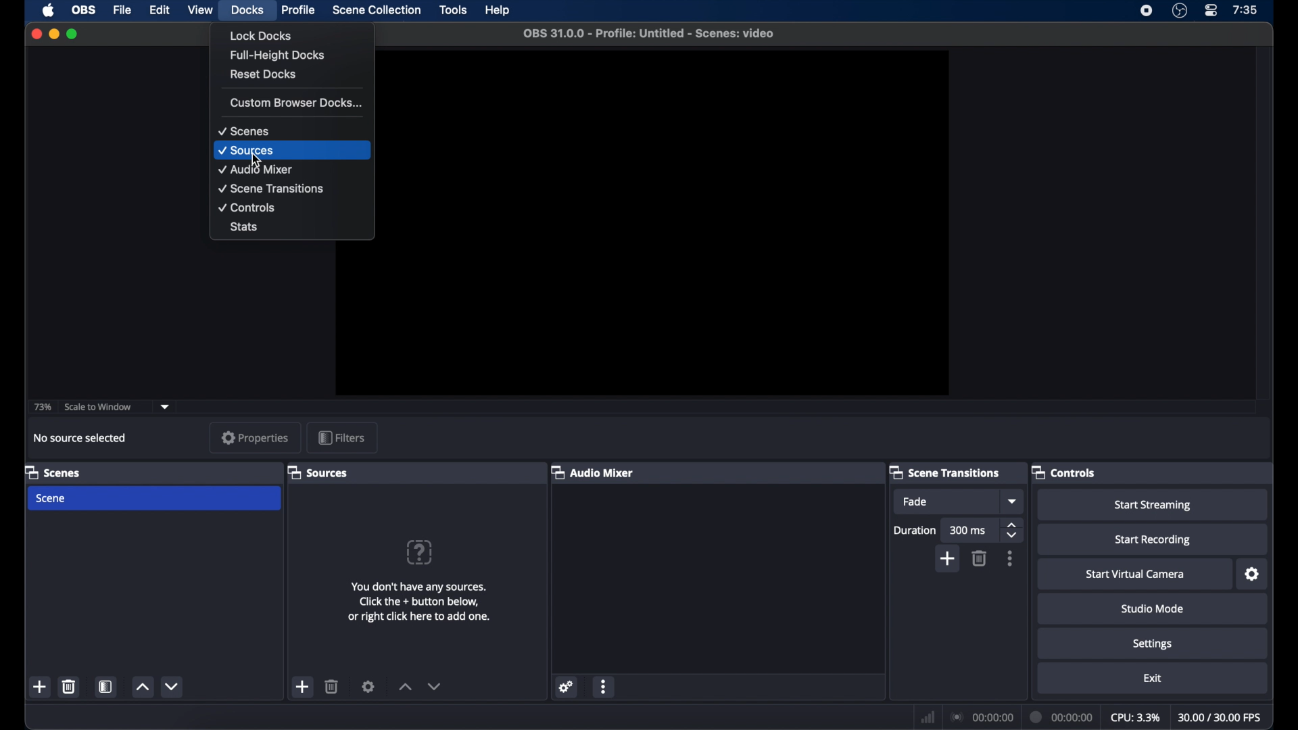 The image size is (1298, 730). Describe the element at coordinates (1135, 718) in the screenshot. I see `cpu 3.3%` at that location.